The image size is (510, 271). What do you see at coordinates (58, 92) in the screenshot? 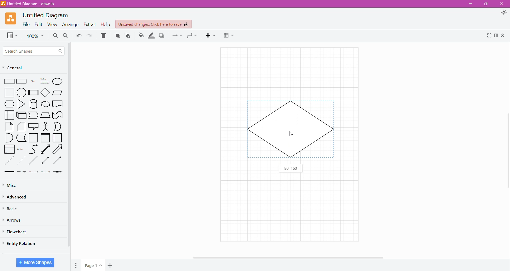
I see `Parallelogram` at bounding box center [58, 92].